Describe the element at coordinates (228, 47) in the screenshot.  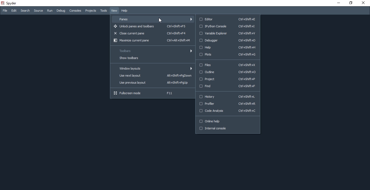
I see `Help` at that location.